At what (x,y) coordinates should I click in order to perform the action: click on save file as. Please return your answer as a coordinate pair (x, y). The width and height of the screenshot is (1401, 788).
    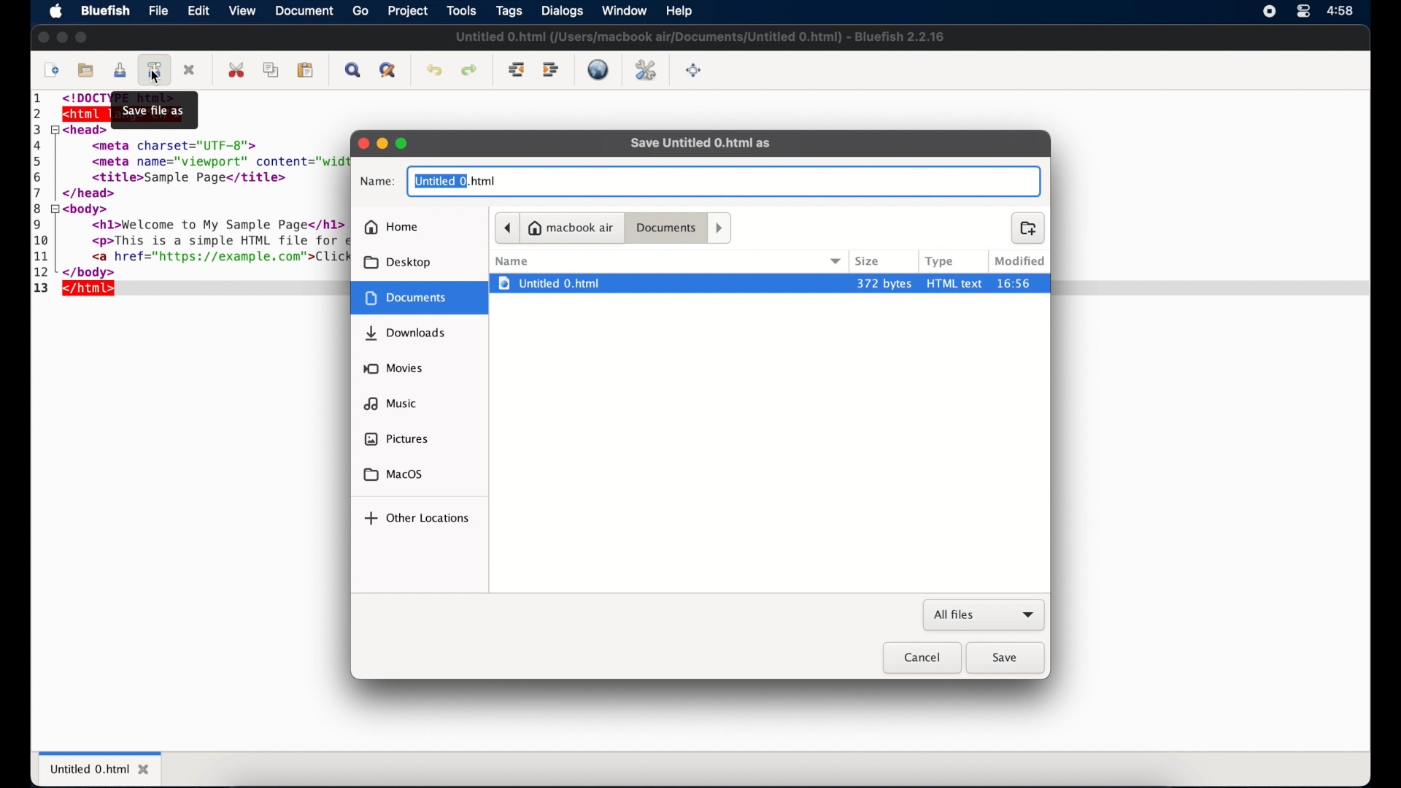
    Looking at the image, I should click on (153, 110).